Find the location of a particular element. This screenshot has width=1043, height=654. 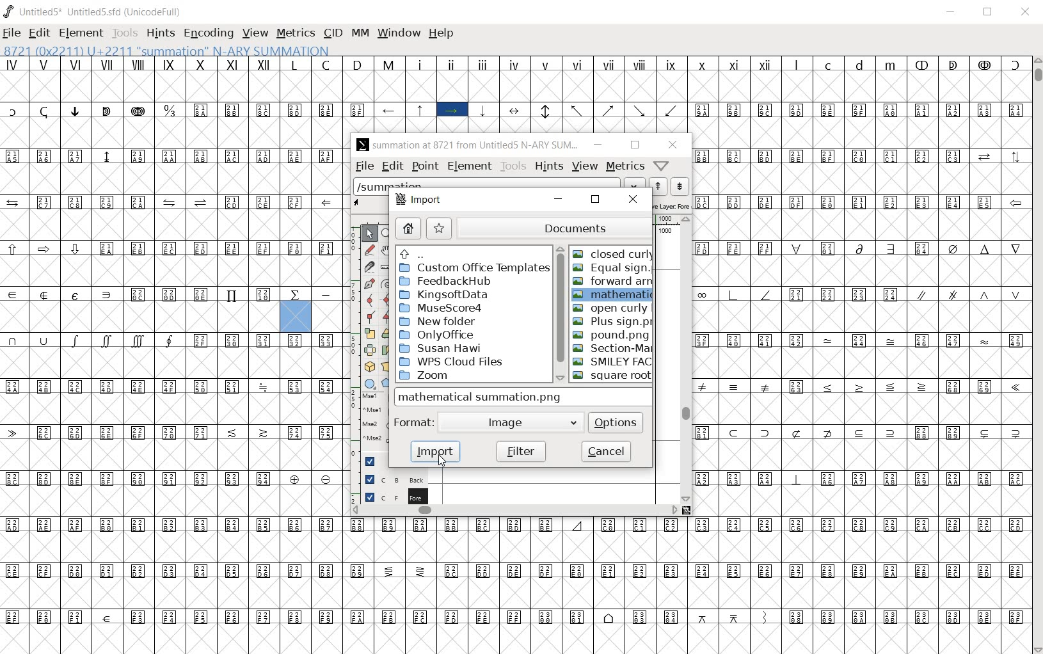

KingsoftData is located at coordinates (445, 294).